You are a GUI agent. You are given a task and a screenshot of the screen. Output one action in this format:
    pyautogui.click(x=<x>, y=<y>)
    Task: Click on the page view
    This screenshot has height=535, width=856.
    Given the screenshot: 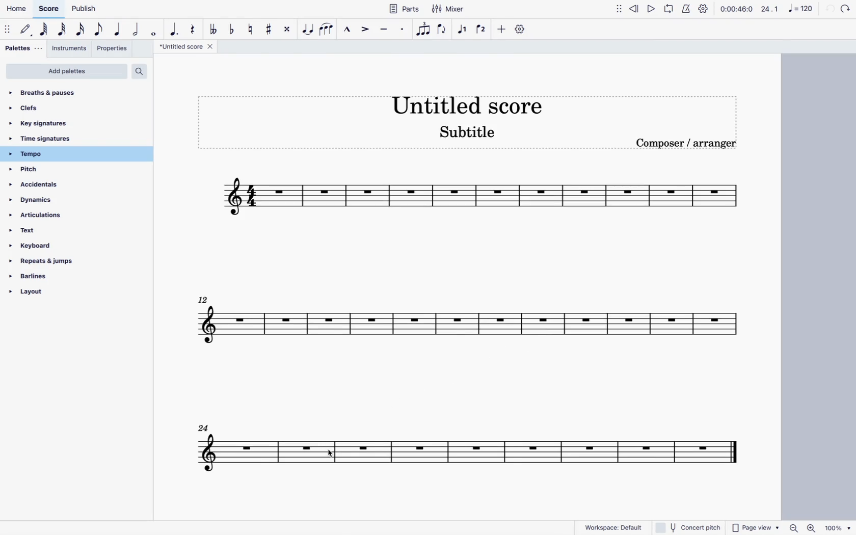 What is the action you would take?
    pyautogui.click(x=756, y=527)
    